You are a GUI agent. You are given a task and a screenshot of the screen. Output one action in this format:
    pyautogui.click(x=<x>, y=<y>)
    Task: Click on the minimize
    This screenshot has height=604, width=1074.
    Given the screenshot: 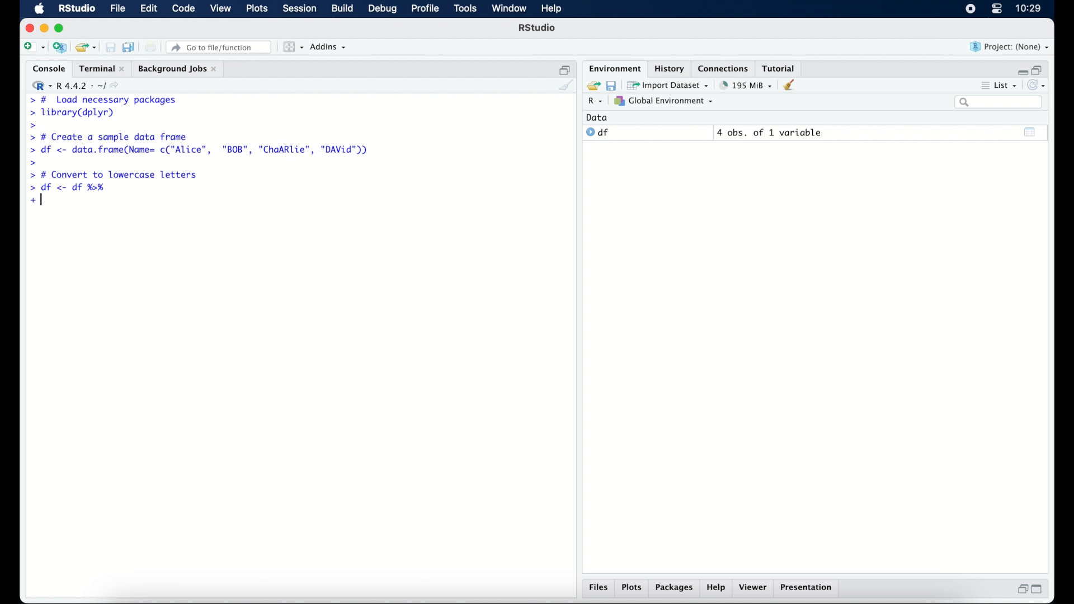 What is the action you would take?
    pyautogui.click(x=1021, y=69)
    